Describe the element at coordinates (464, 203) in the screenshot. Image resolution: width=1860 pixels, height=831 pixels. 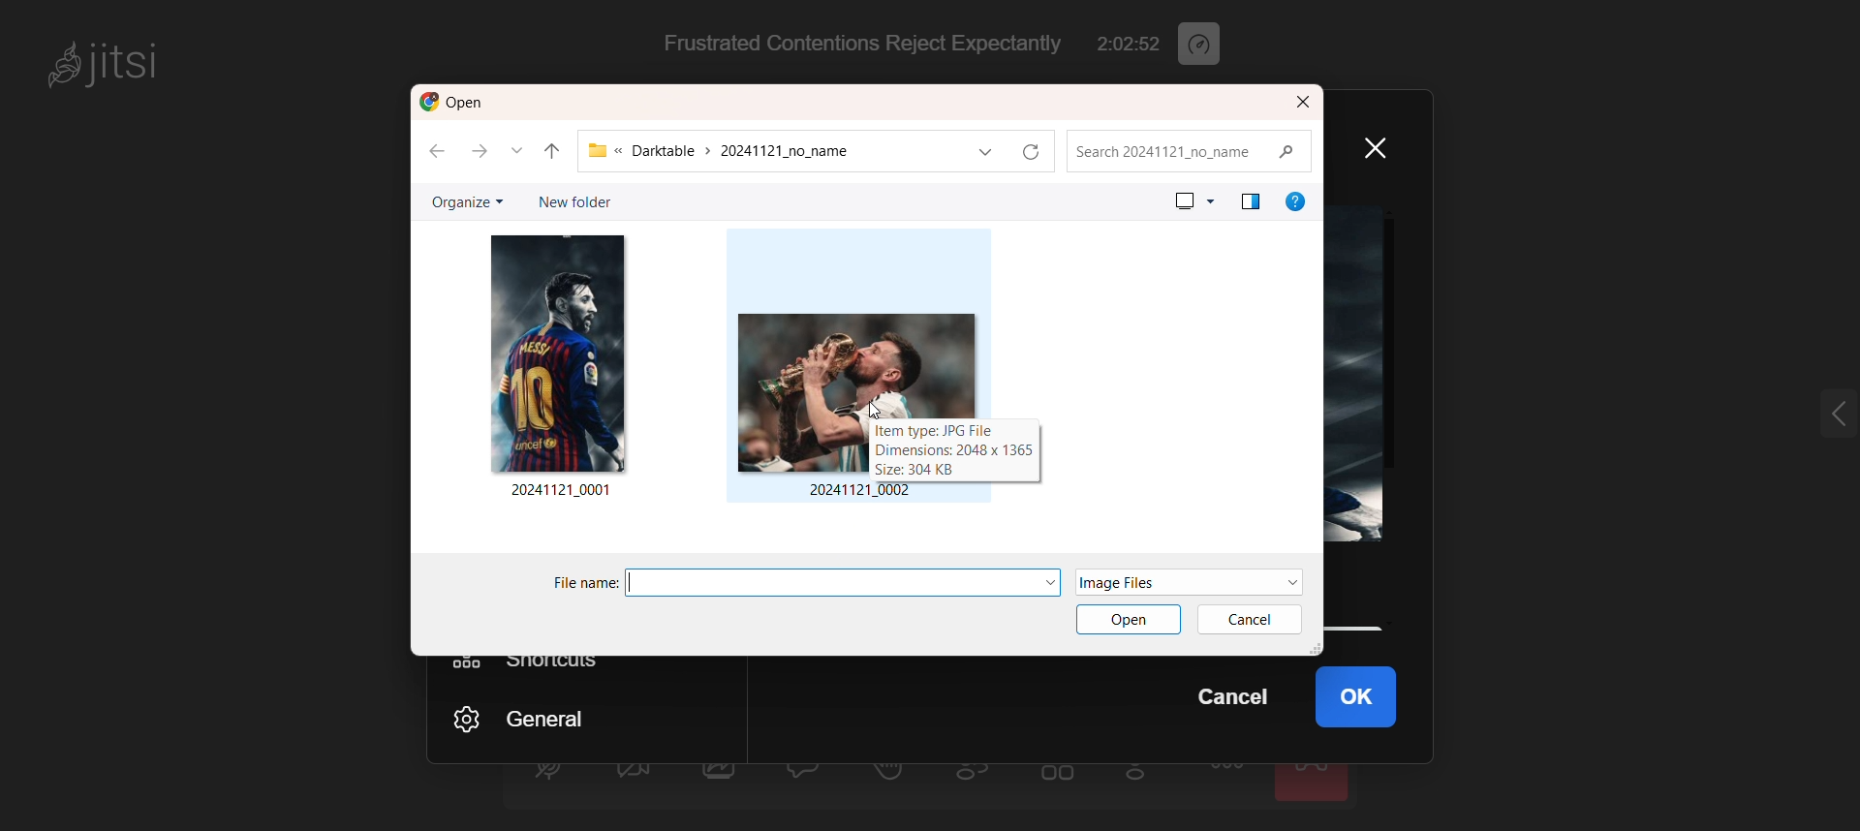
I see `organize` at that location.